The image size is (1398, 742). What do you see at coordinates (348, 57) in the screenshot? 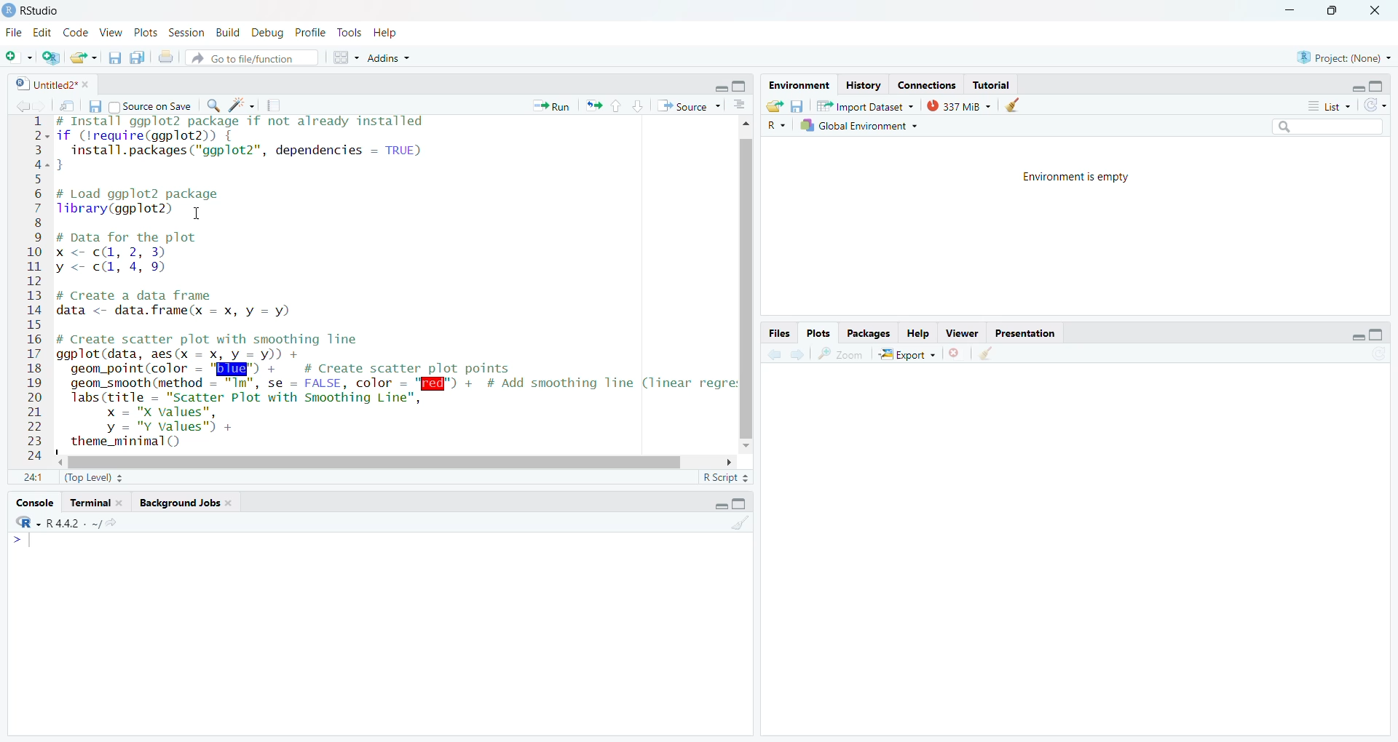
I see `workspace pane` at bounding box center [348, 57].